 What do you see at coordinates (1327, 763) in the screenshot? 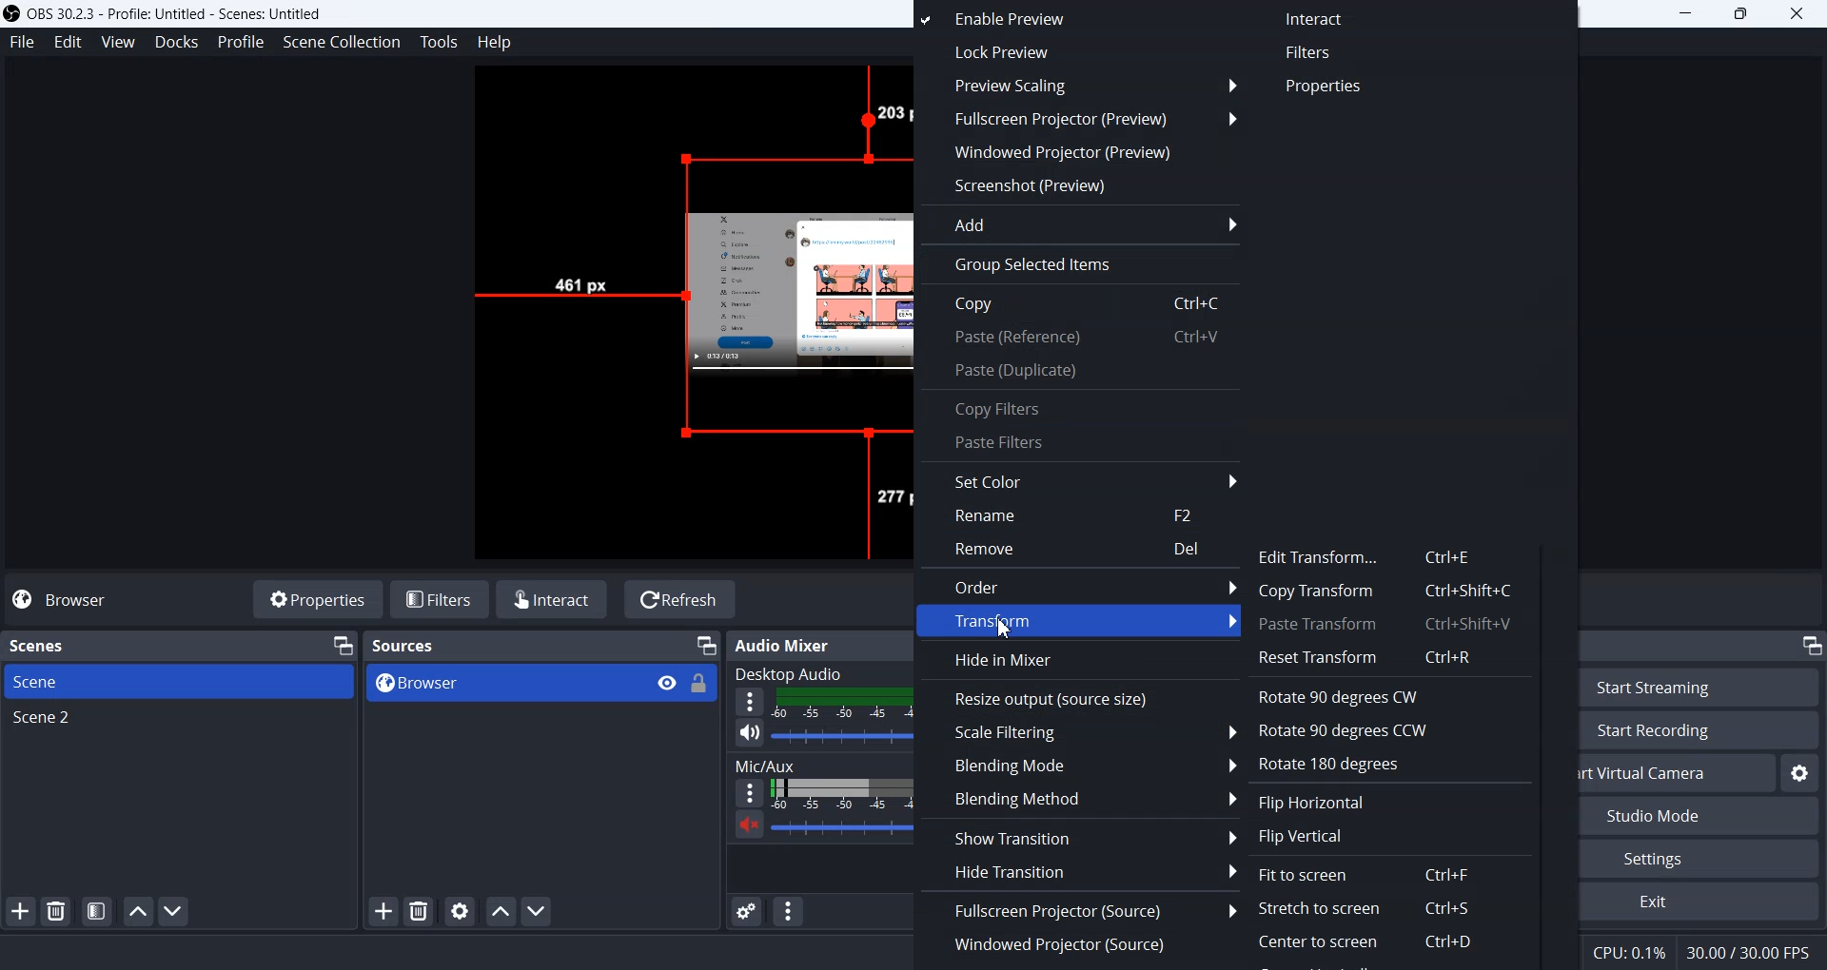
I see `Rotate 180 degree` at bounding box center [1327, 763].